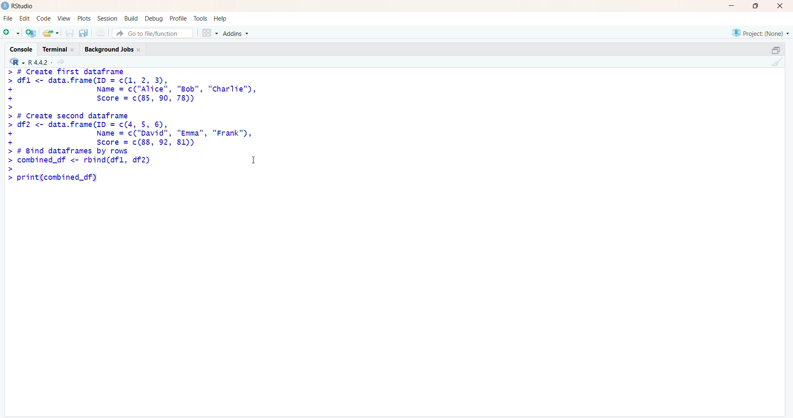 The width and height of the screenshot is (793, 418). What do you see at coordinates (30, 61) in the screenshot?
I see ` R 4.4.2 ` at bounding box center [30, 61].